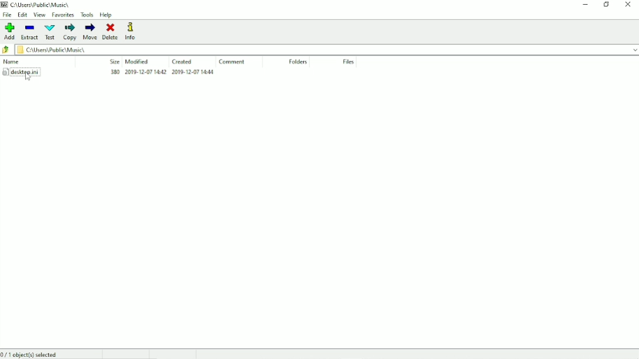  I want to click on Size, so click(112, 61).